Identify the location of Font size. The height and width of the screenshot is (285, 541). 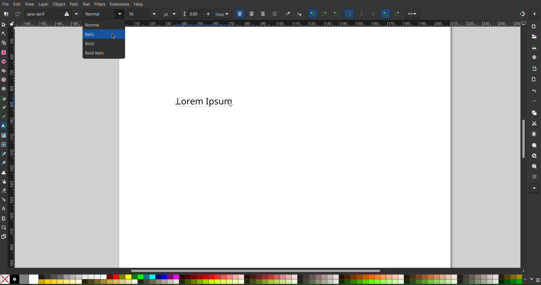
(143, 14).